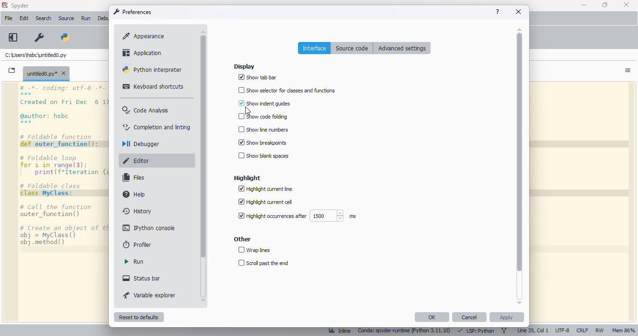  I want to click on source, so click(66, 18).